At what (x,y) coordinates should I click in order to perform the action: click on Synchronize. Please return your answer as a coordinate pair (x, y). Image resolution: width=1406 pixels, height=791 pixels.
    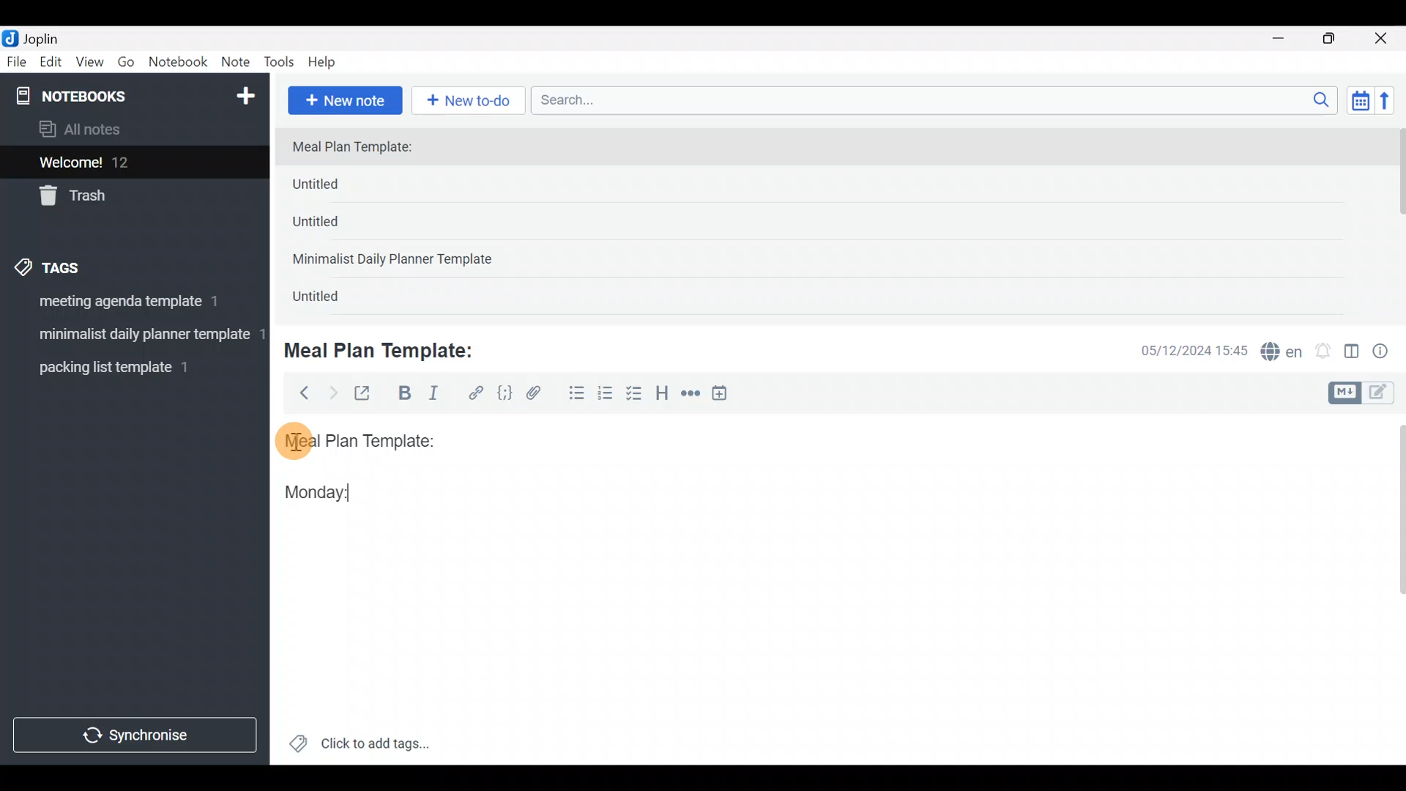
    Looking at the image, I should click on (137, 735).